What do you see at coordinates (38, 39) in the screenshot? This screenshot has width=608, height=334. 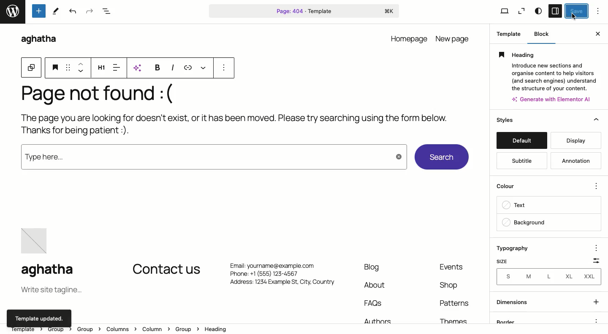 I see `aghatha` at bounding box center [38, 39].